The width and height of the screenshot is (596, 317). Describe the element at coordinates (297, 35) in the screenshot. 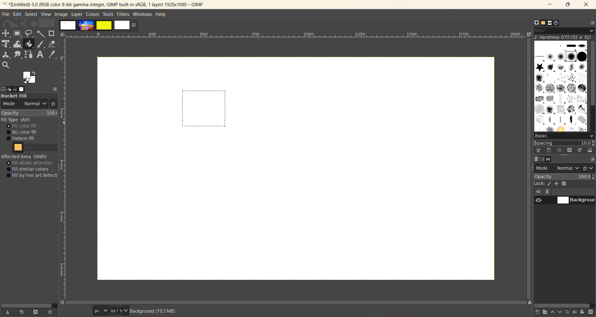

I see `scale` at that location.